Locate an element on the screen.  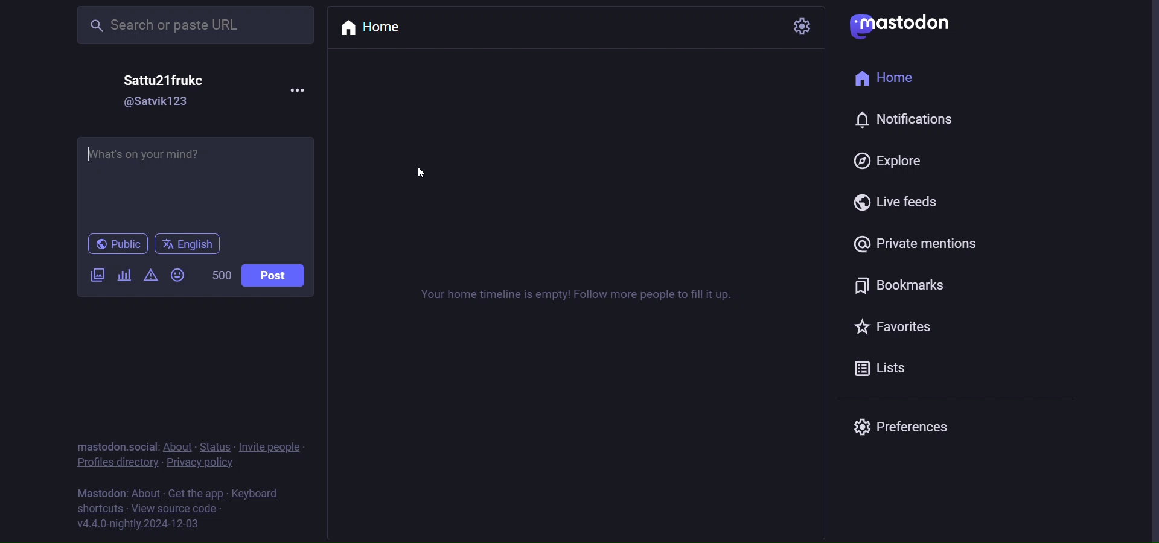
privacy policy is located at coordinates (200, 463).